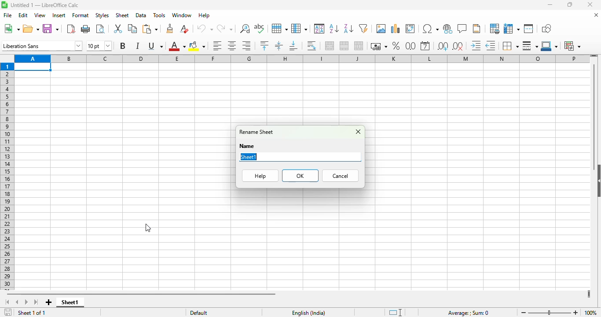  Describe the element at coordinates (395, 29) in the screenshot. I see `insert chart` at that location.